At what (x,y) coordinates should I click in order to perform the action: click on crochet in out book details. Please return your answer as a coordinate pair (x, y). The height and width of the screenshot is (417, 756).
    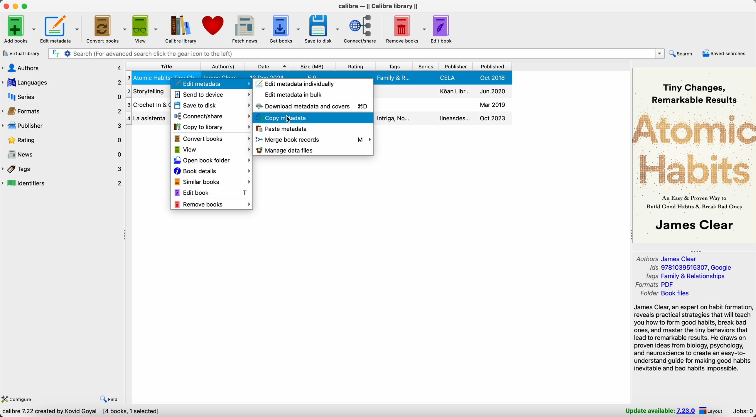
    Looking at the image, I should click on (148, 105).